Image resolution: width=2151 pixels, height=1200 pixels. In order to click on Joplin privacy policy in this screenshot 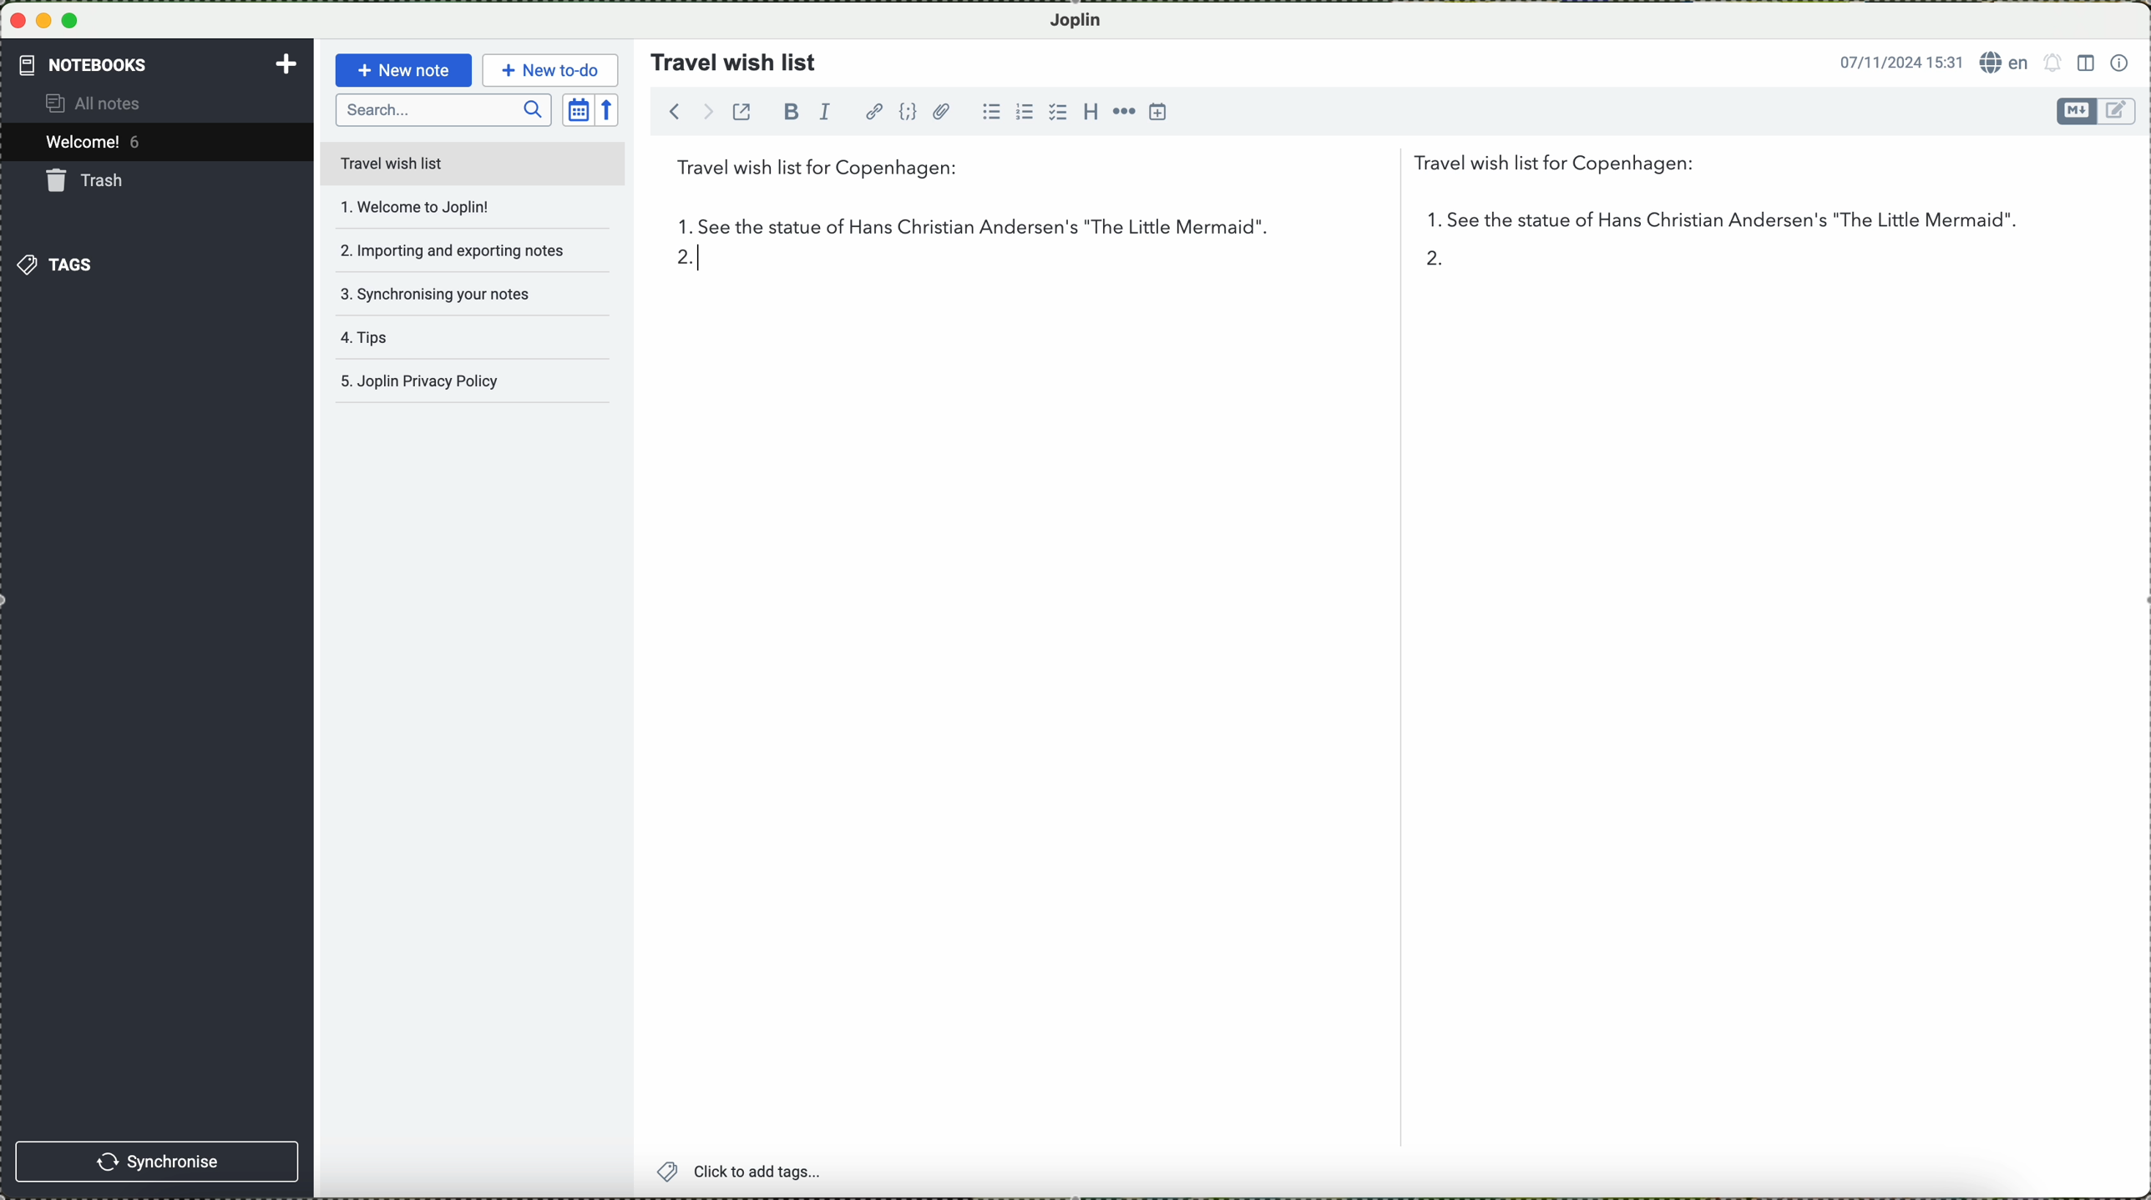, I will do `click(468, 386)`.